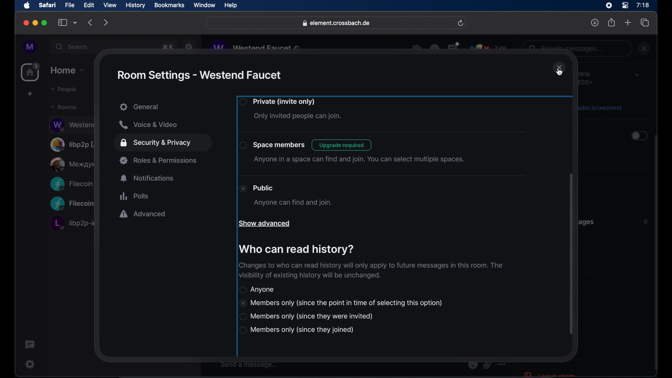 The height and width of the screenshot is (378, 672). Describe the element at coordinates (587, 78) in the screenshot. I see `obscure` at that location.